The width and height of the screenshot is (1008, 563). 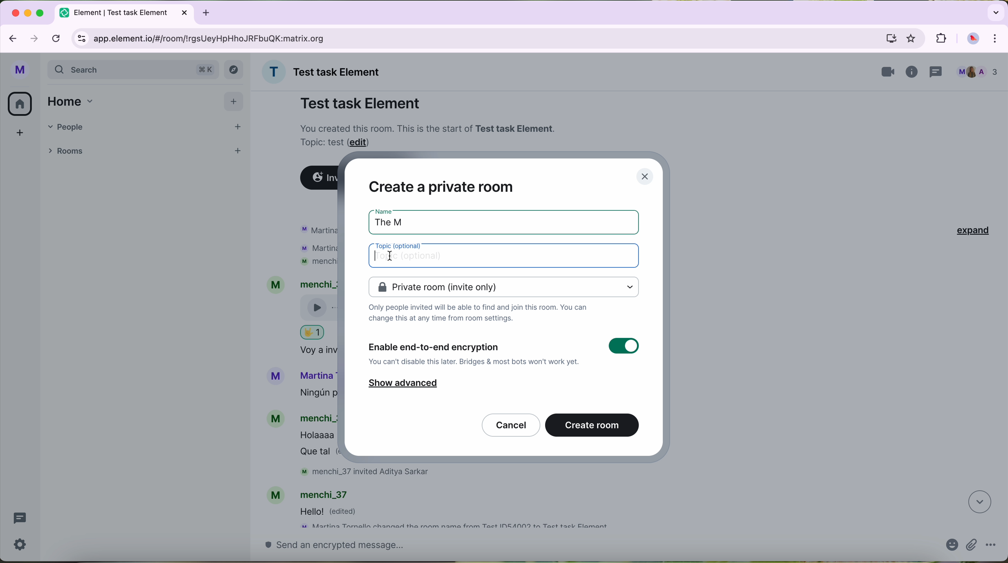 I want to click on The M, so click(x=396, y=220).